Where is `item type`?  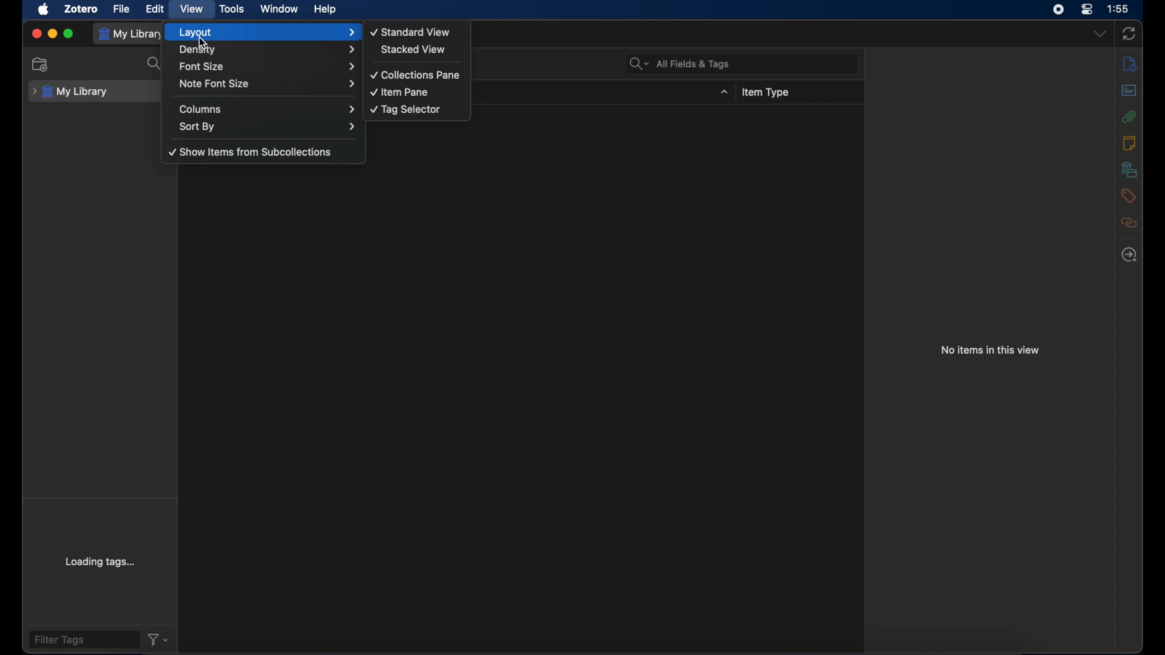
item type is located at coordinates (765, 93).